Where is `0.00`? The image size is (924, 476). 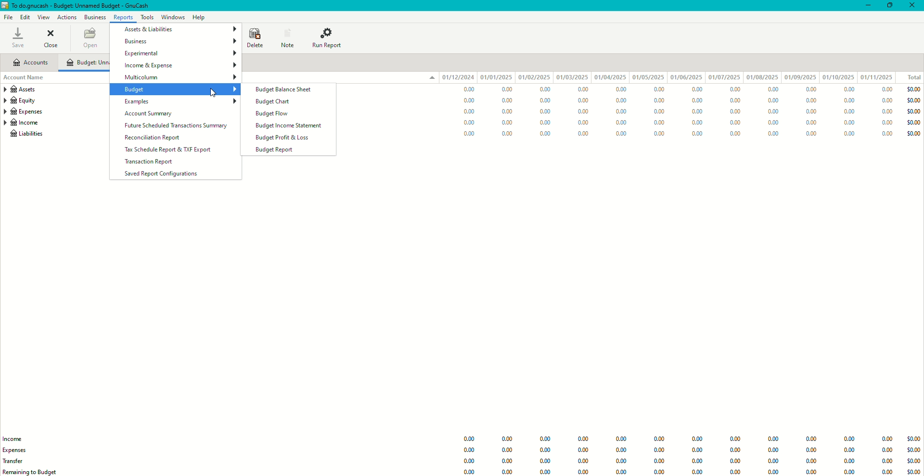 0.00 is located at coordinates (660, 451).